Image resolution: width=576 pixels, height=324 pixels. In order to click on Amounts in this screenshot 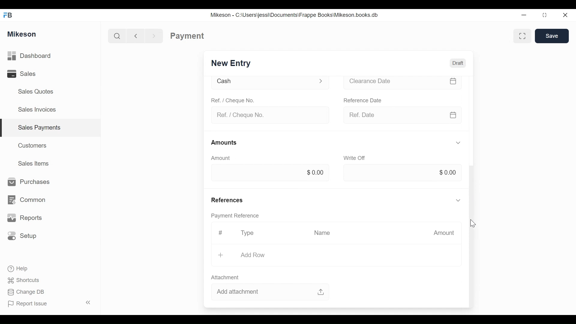, I will do `click(224, 142)`.